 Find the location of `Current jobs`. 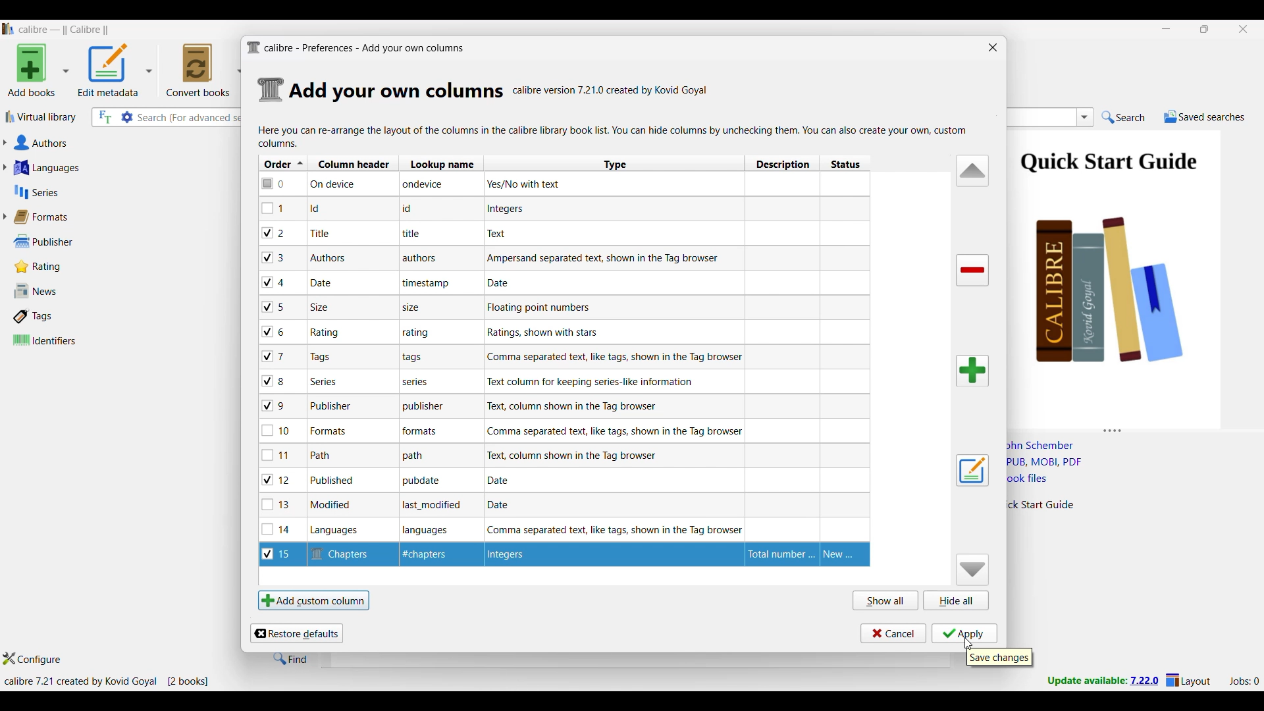

Current jobs is located at coordinates (1244, 681).